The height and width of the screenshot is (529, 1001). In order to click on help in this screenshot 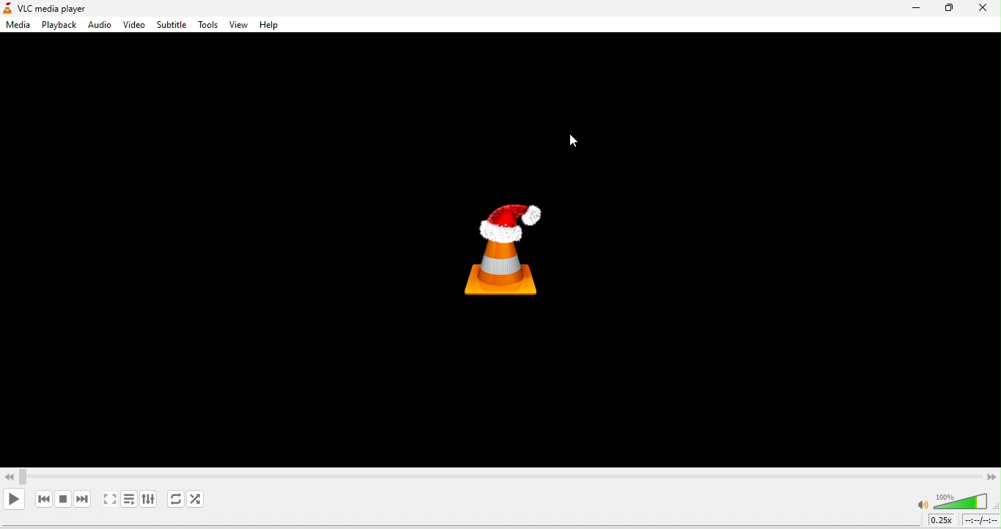, I will do `click(272, 26)`.